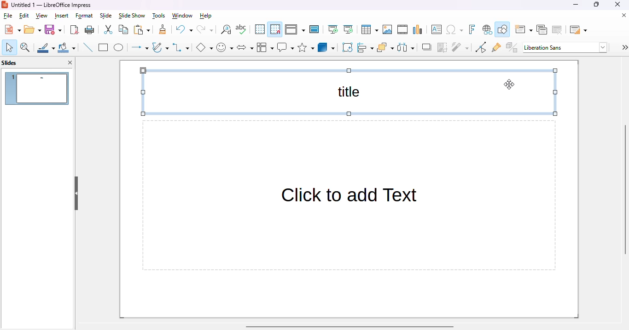 The image size is (629, 330). Describe the element at coordinates (132, 16) in the screenshot. I see `slide show` at that location.